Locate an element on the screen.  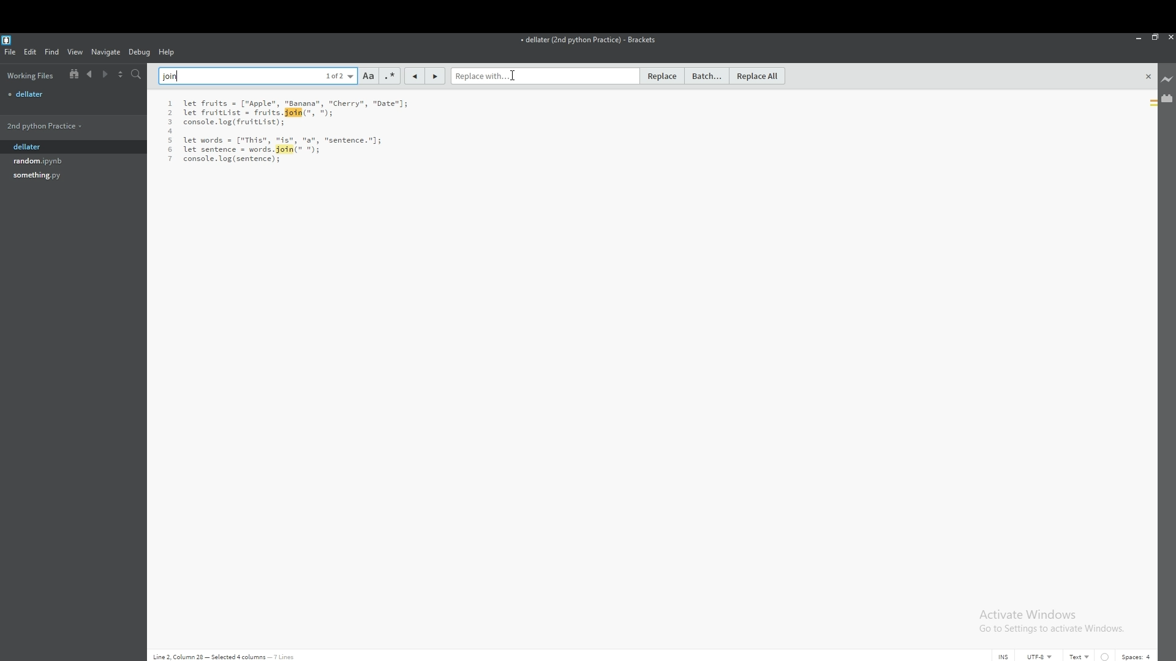
find text is located at coordinates (258, 76).